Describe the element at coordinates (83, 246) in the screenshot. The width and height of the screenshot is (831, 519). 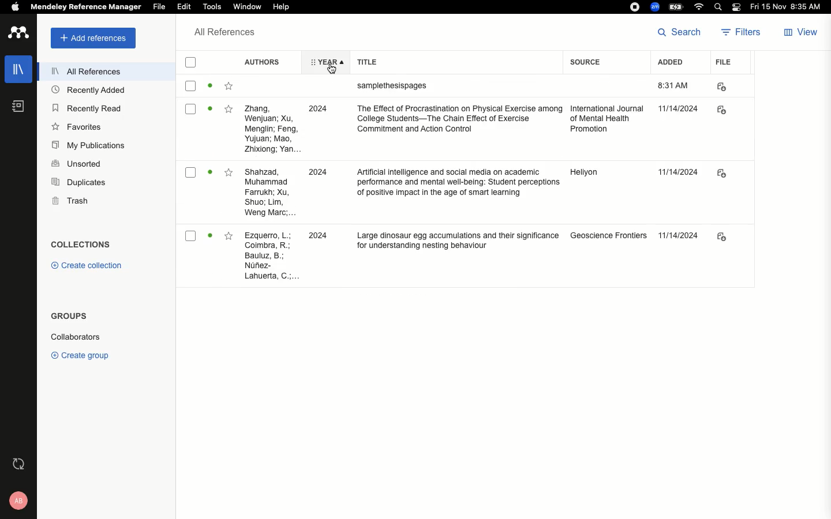
I see `Collections` at that location.